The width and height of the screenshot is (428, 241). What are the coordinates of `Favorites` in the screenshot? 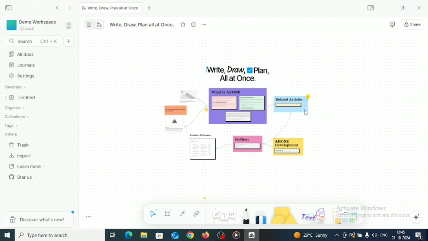 It's located at (16, 87).